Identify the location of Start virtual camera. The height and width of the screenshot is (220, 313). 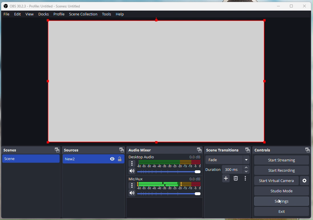
(276, 181).